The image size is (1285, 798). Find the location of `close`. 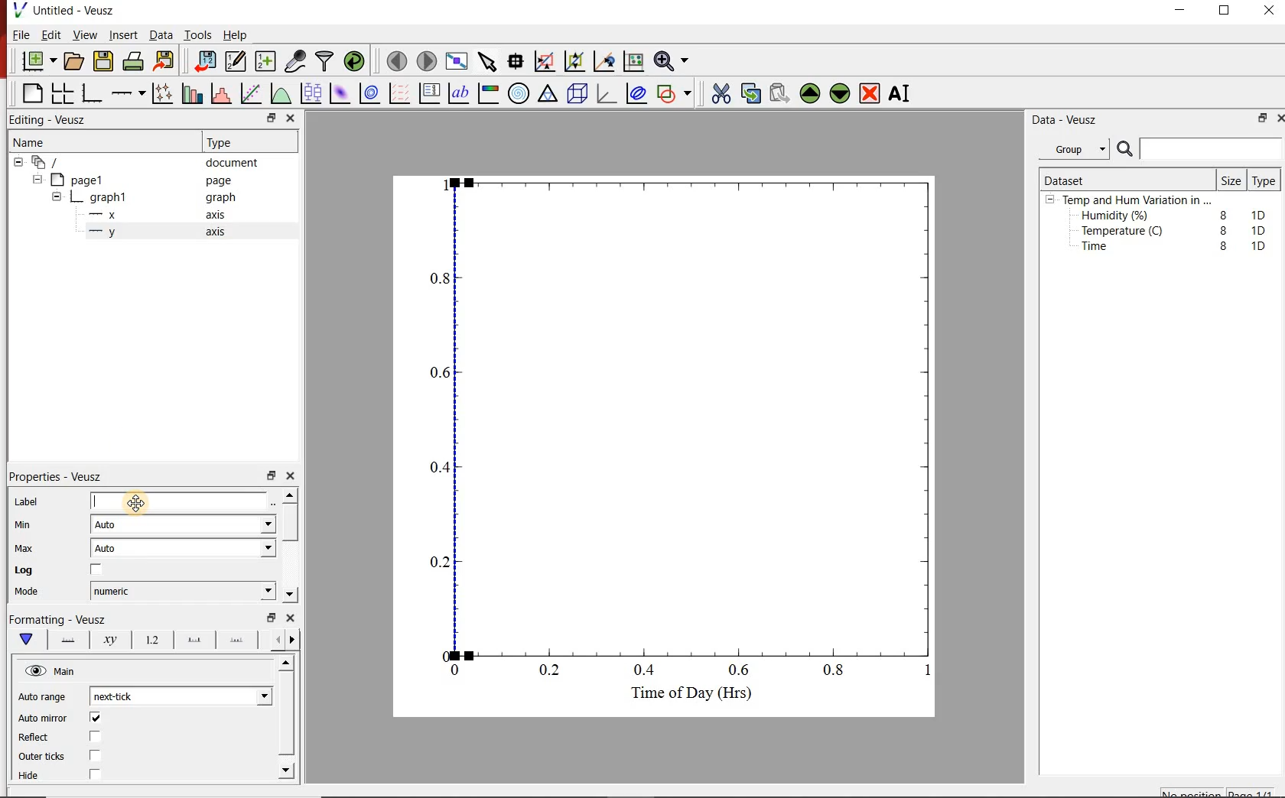

close is located at coordinates (292, 619).